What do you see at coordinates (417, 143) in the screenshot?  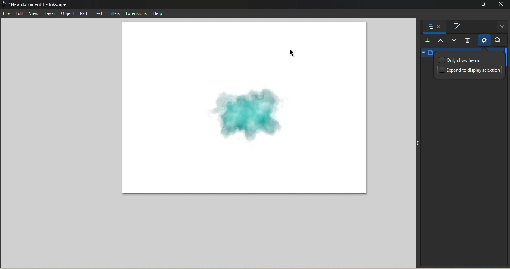 I see `Toggle command palette` at bounding box center [417, 143].